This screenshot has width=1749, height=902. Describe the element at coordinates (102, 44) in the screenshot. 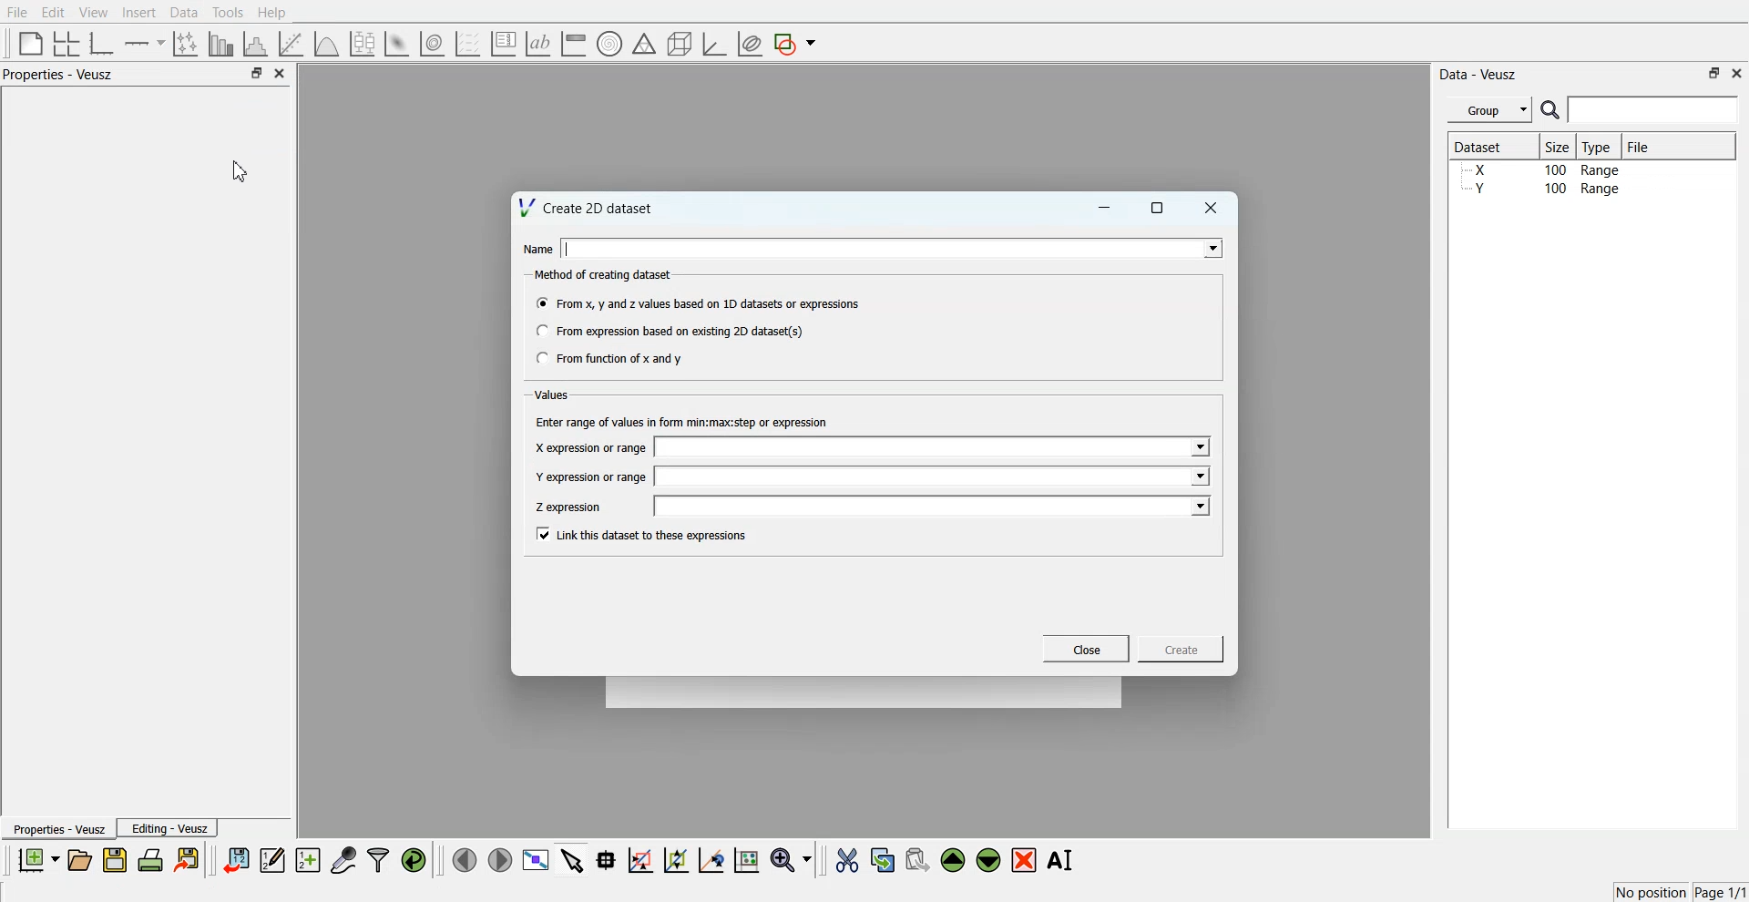

I see `Base Graph` at that location.